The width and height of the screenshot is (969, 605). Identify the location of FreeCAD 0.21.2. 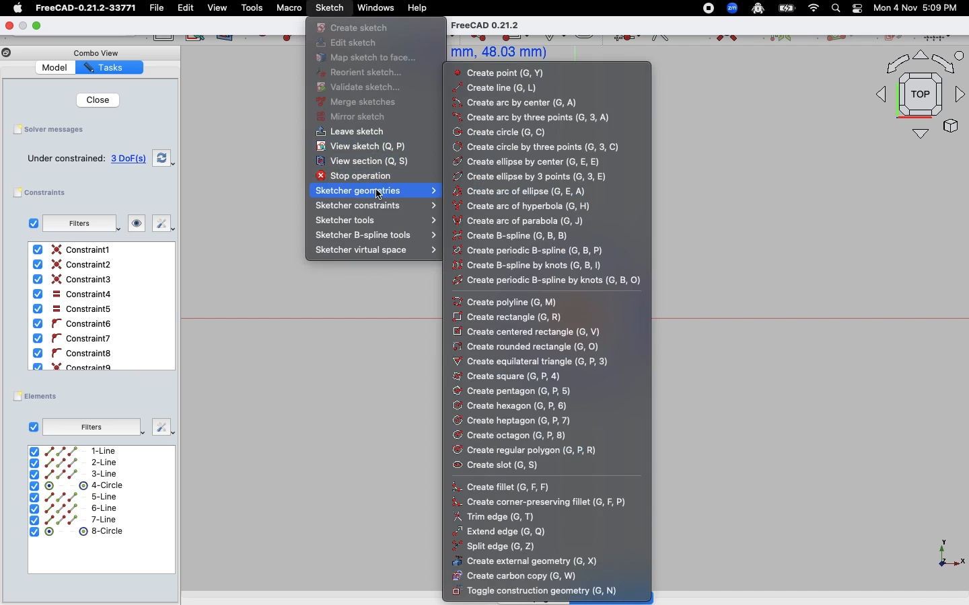
(505, 25).